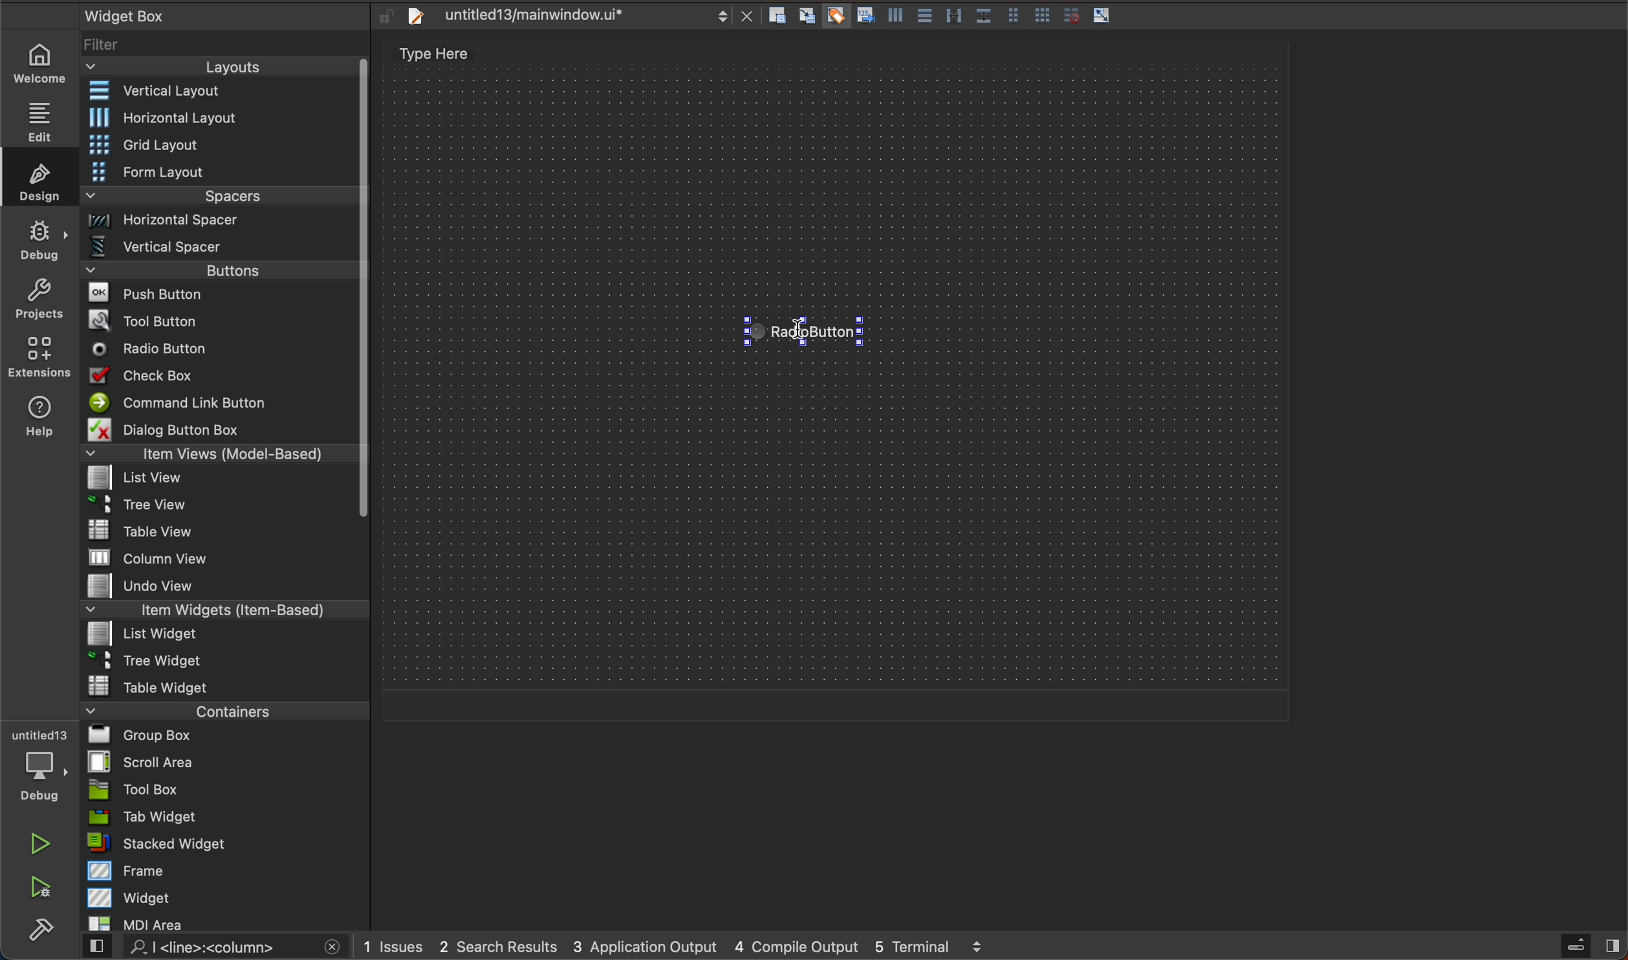 This screenshot has height=960, width=1628. What do you see at coordinates (46, 63) in the screenshot?
I see `home` at bounding box center [46, 63].